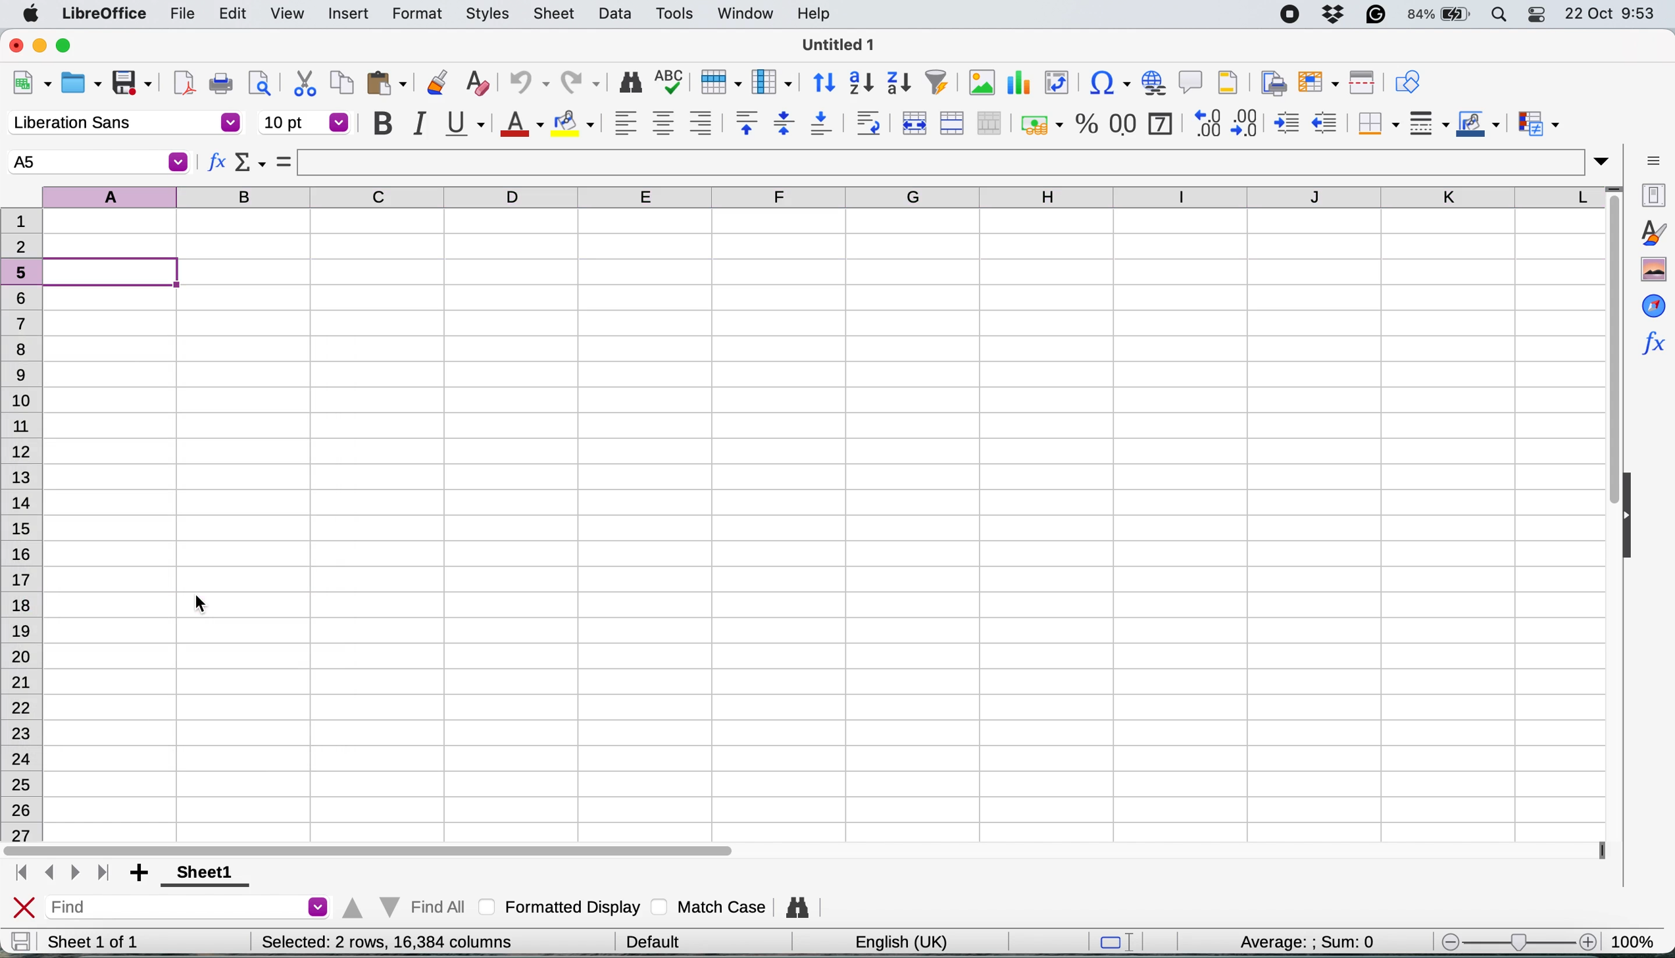 The width and height of the screenshot is (1675, 958). What do you see at coordinates (1653, 305) in the screenshot?
I see `navigator` at bounding box center [1653, 305].